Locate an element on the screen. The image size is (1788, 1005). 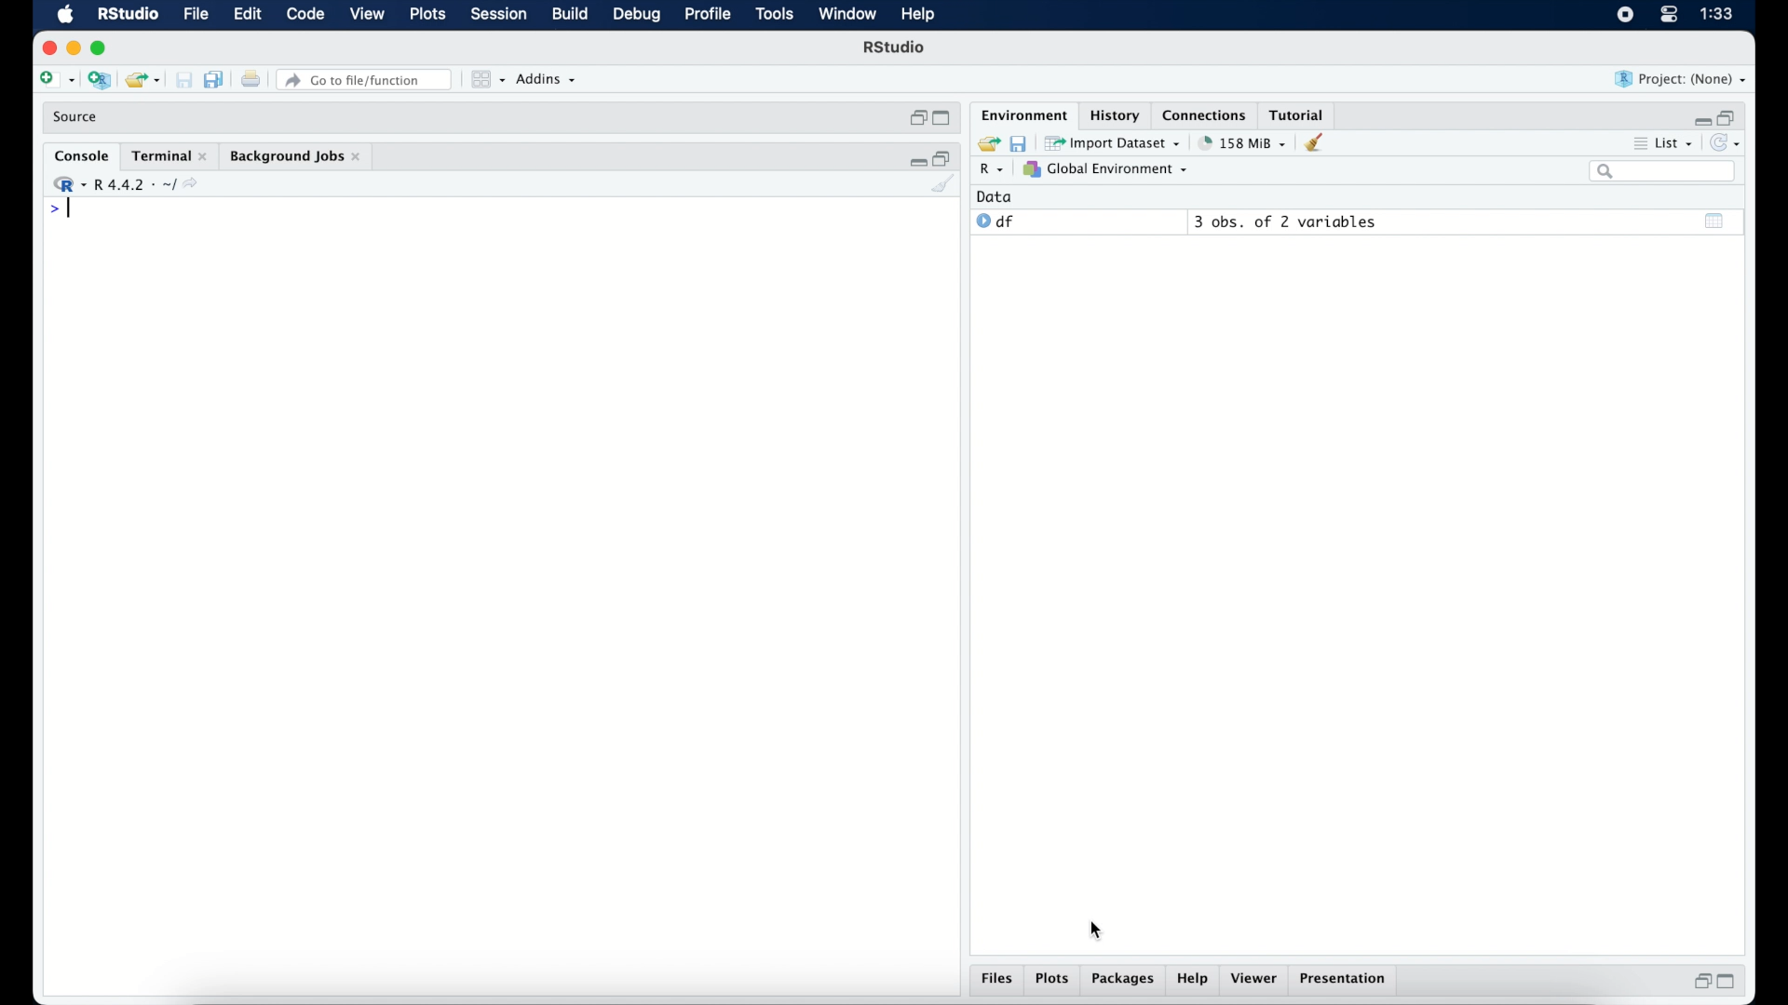
global environment is located at coordinates (1111, 170).